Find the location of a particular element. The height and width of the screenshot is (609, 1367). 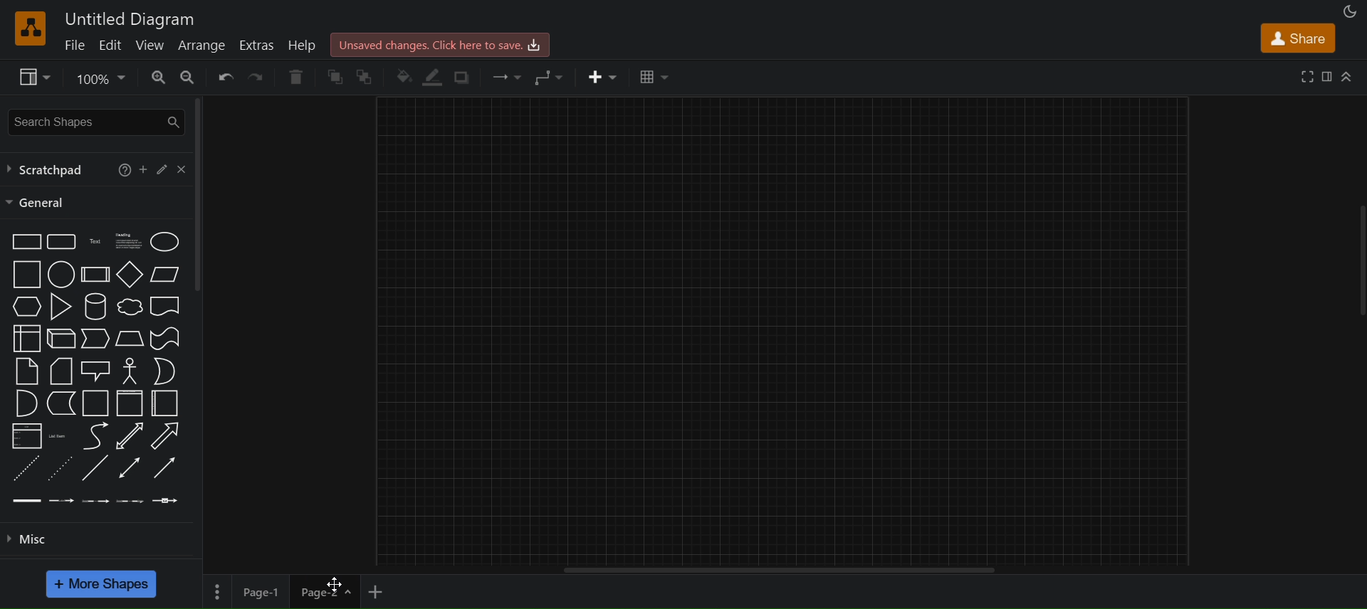

vertical container is located at coordinates (130, 403).